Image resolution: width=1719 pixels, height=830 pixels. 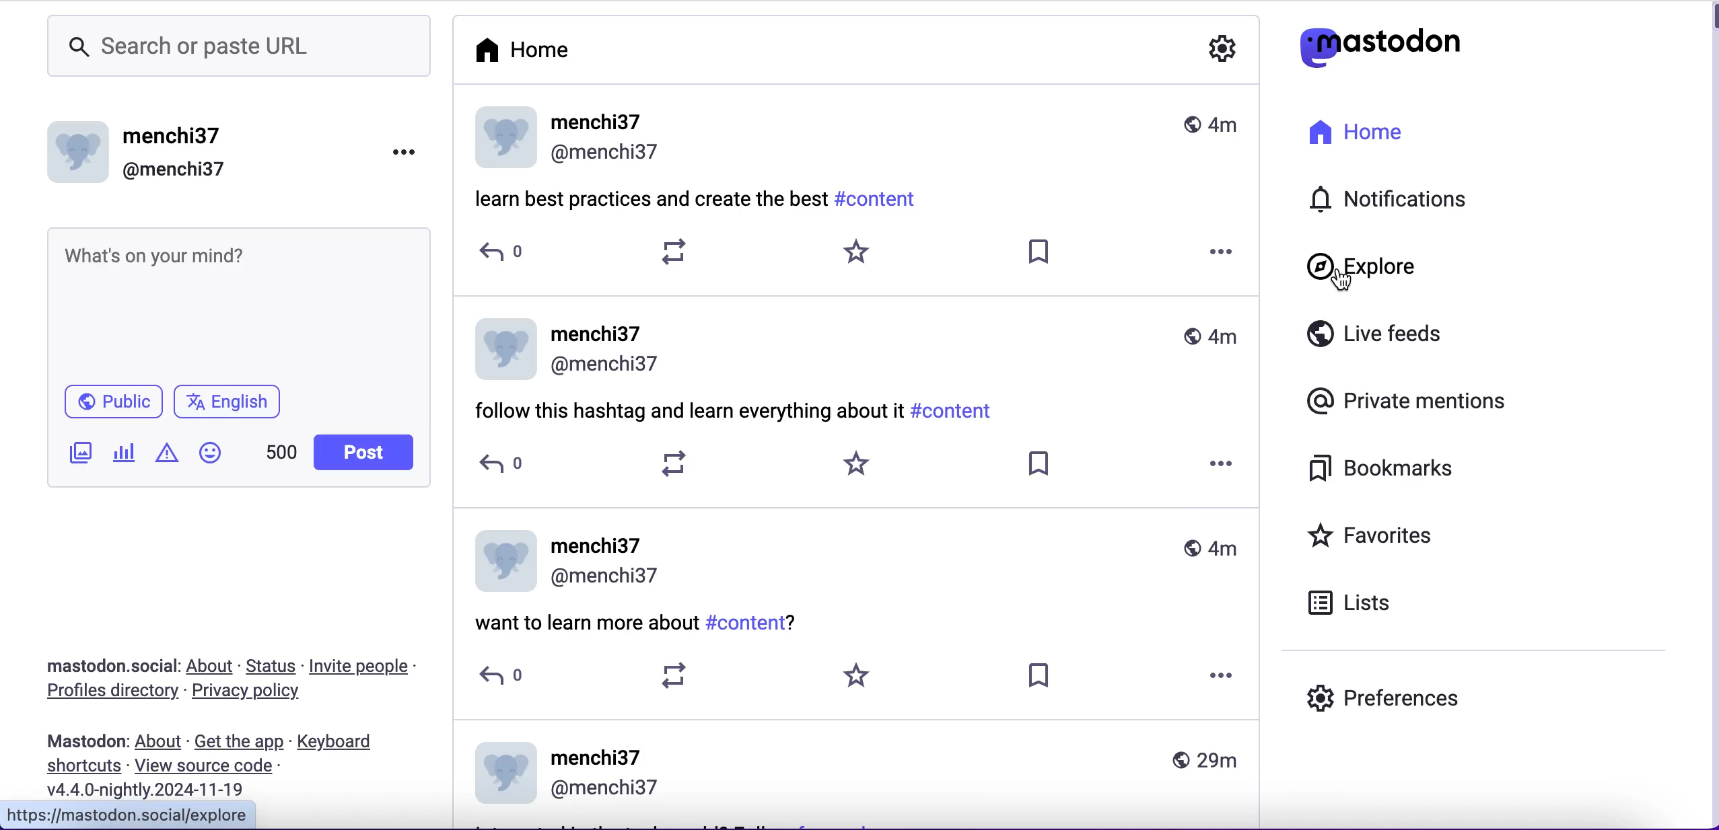 What do you see at coordinates (753, 624) in the screenshot?
I see `hashtag` at bounding box center [753, 624].